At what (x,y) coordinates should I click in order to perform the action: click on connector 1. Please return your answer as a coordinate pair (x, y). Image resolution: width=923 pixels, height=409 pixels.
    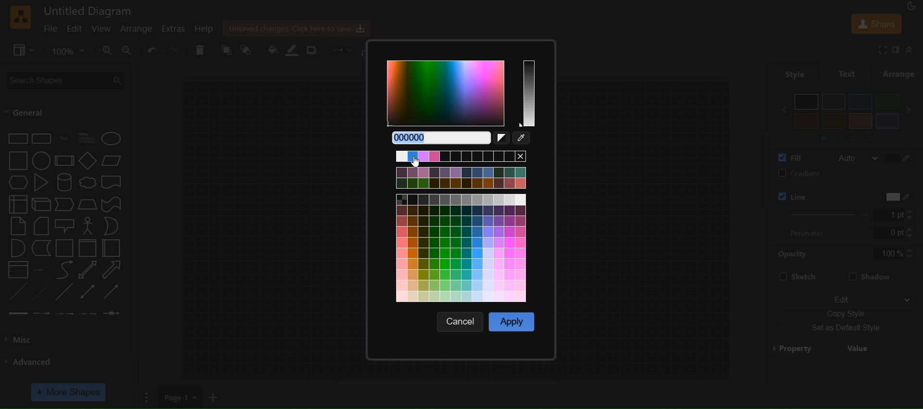
    Looking at the image, I should click on (17, 313).